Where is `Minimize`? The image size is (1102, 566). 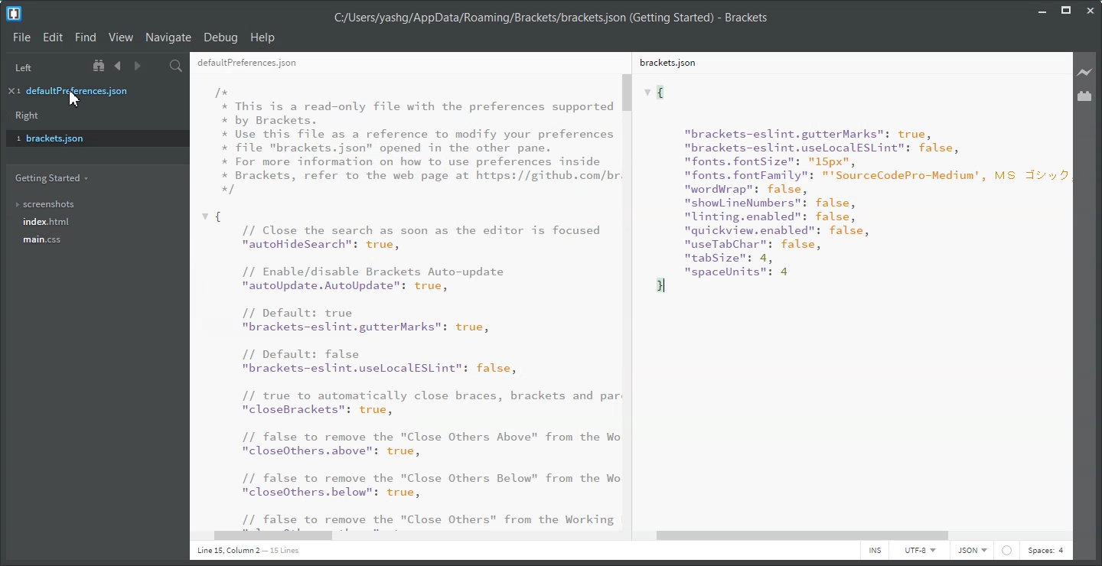 Minimize is located at coordinates (1043, 9).